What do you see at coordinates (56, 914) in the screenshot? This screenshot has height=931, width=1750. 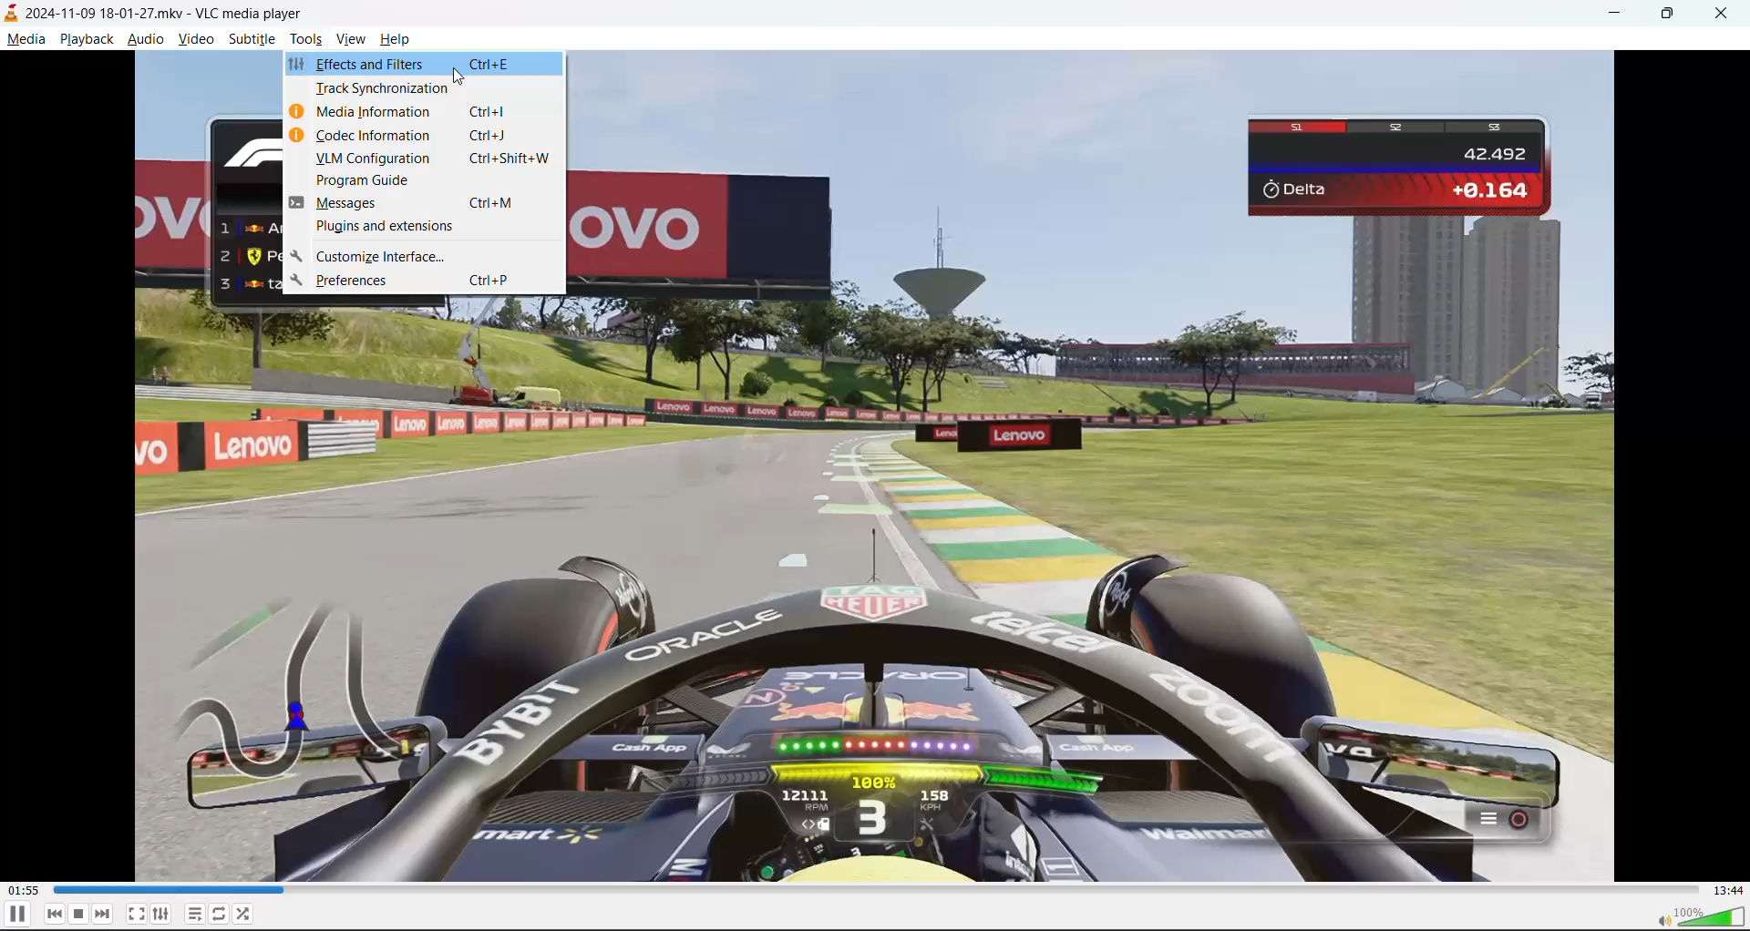 I see `previous` at bounding box center [56, 914].